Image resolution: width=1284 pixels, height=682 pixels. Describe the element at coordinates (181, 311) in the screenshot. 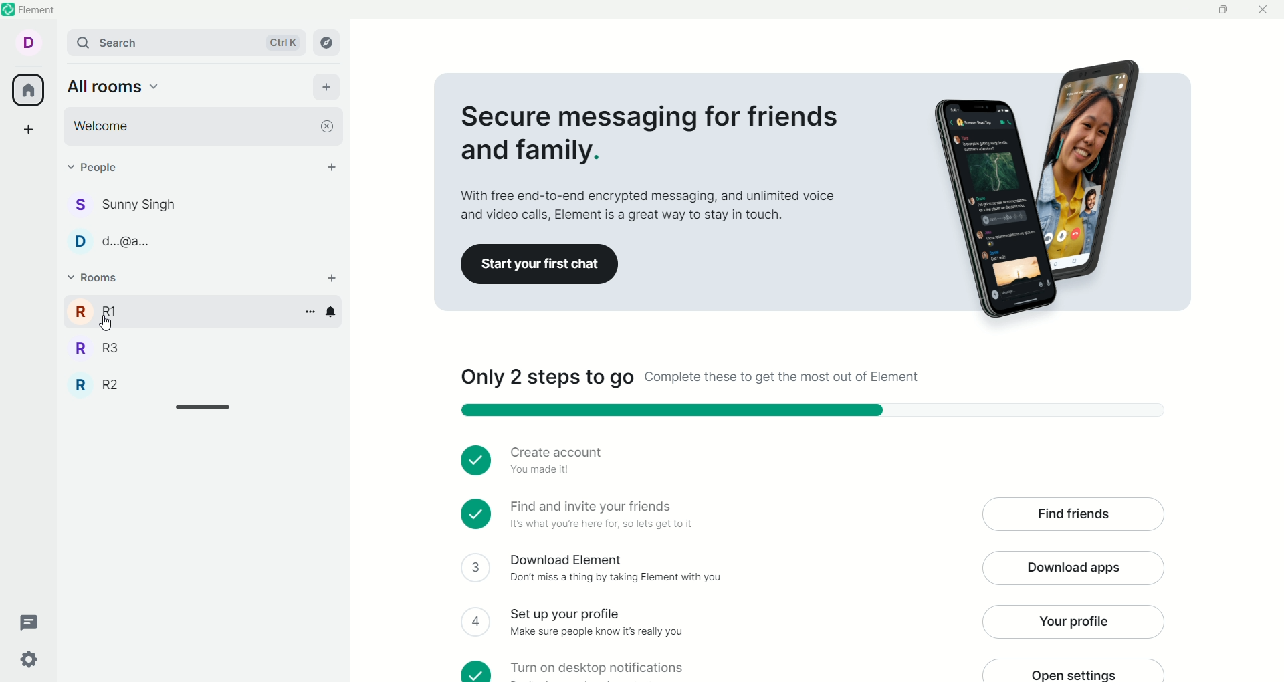

I see `R1 room` at that location.